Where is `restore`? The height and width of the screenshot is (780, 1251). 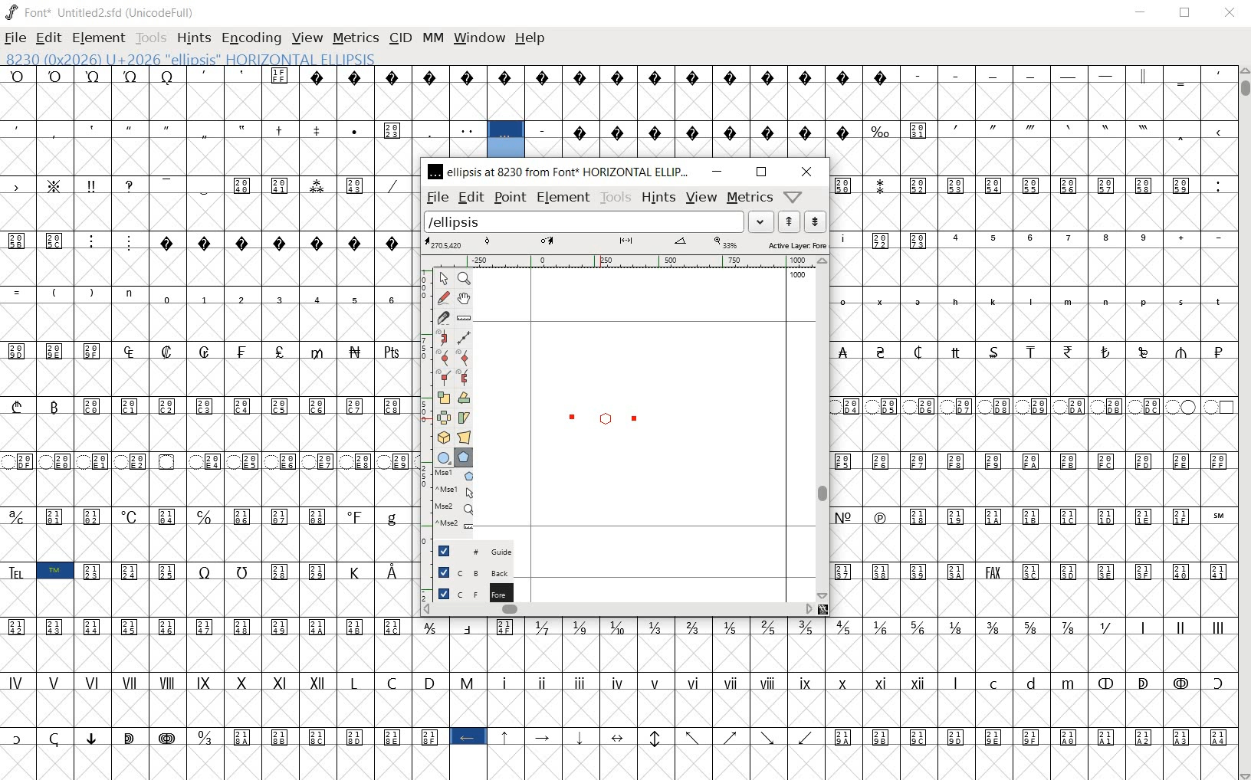 restore is located at coordinates (762, 172).